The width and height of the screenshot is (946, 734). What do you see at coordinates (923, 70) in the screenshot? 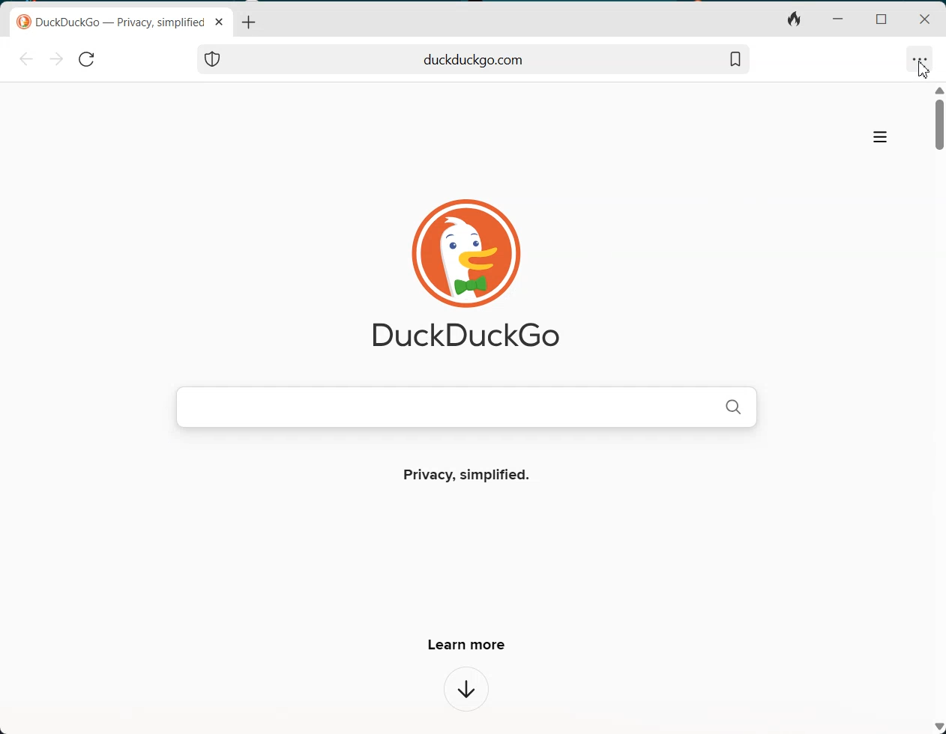
I see `Cursor` at bounding box center [923, 70].